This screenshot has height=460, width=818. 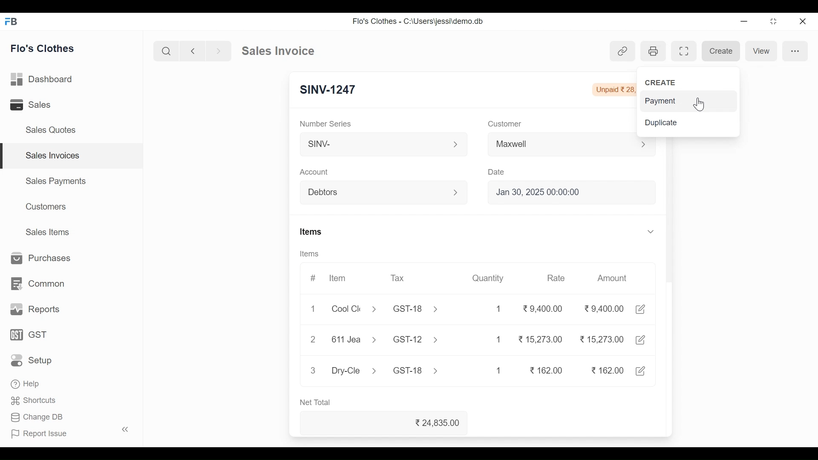 What do you see at coordinates (313, 308) in the screenshot?
I see `1` at bounding box center [313, 308].